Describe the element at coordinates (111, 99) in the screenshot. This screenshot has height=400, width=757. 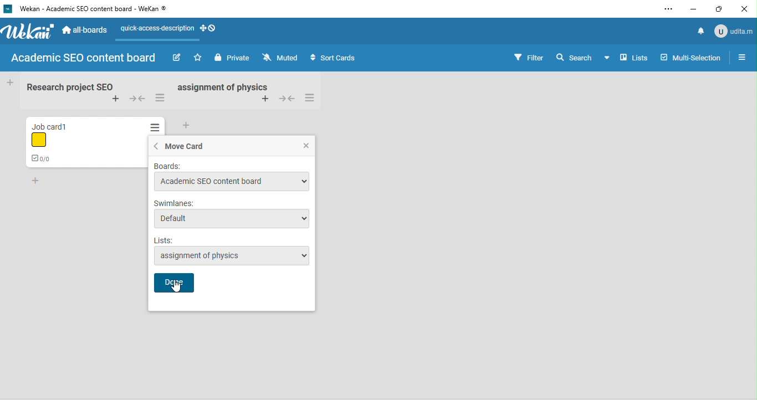
I see `add card` at that location.